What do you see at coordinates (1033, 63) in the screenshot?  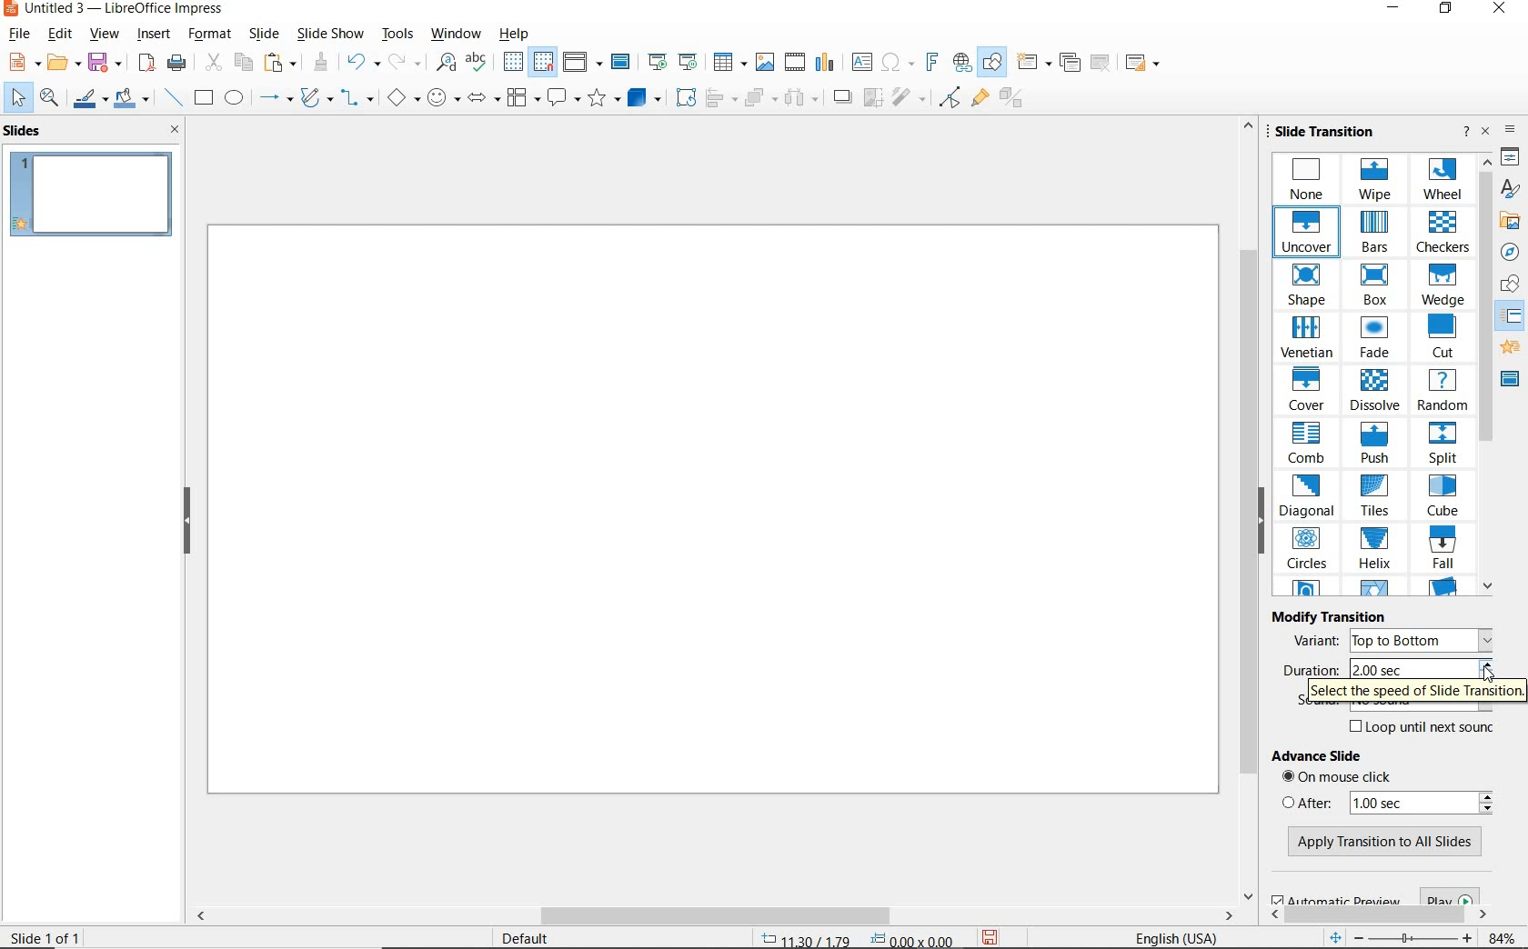 I see `NEW SLIDE` at bounding box center [1033, 63].